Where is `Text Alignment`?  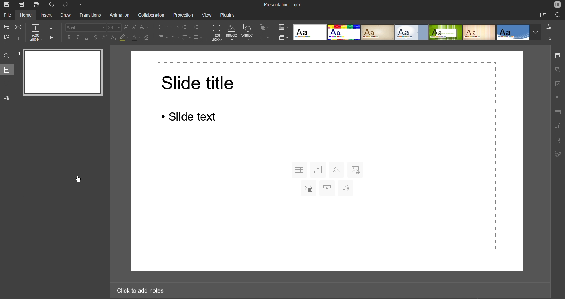 Text Alignment is located at coordinates (163, 37).